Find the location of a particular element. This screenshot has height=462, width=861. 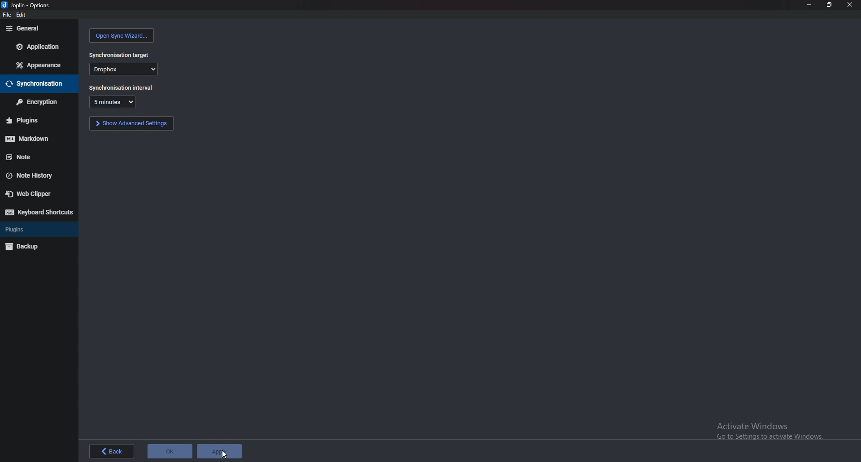

note is located at coordinates (37, 156).